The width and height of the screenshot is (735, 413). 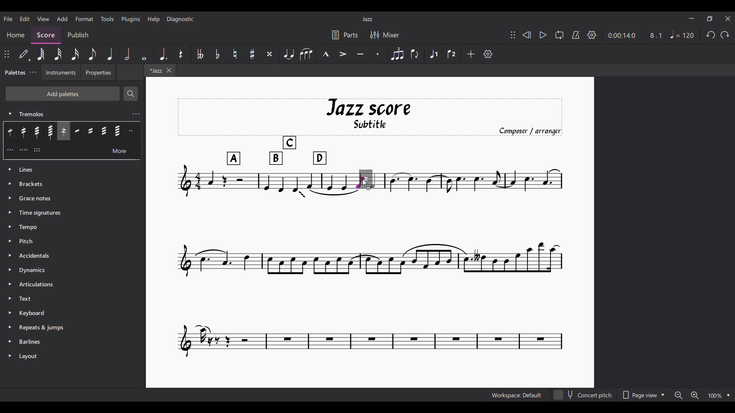 I want to click on Voice 2, so click(x=451, y=54).